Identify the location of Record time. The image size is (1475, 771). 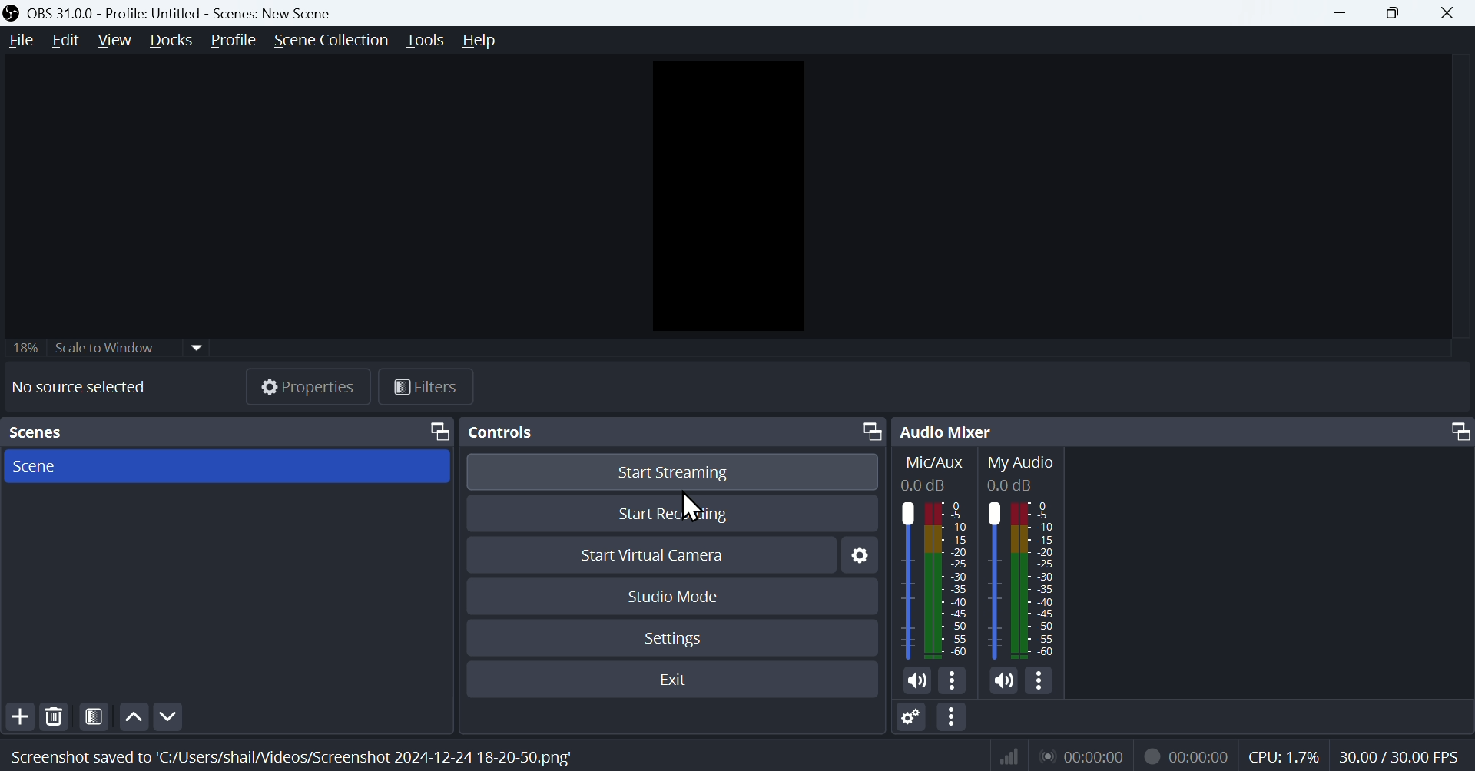
(1188, 756).